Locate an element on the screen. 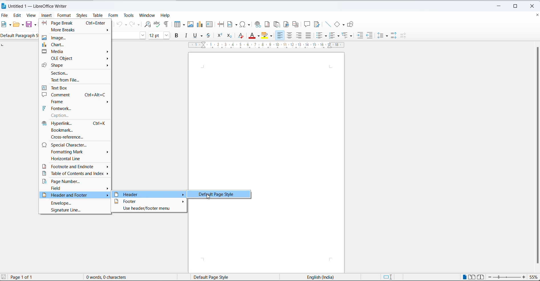  insert chart is located at coordinates (200, 25).